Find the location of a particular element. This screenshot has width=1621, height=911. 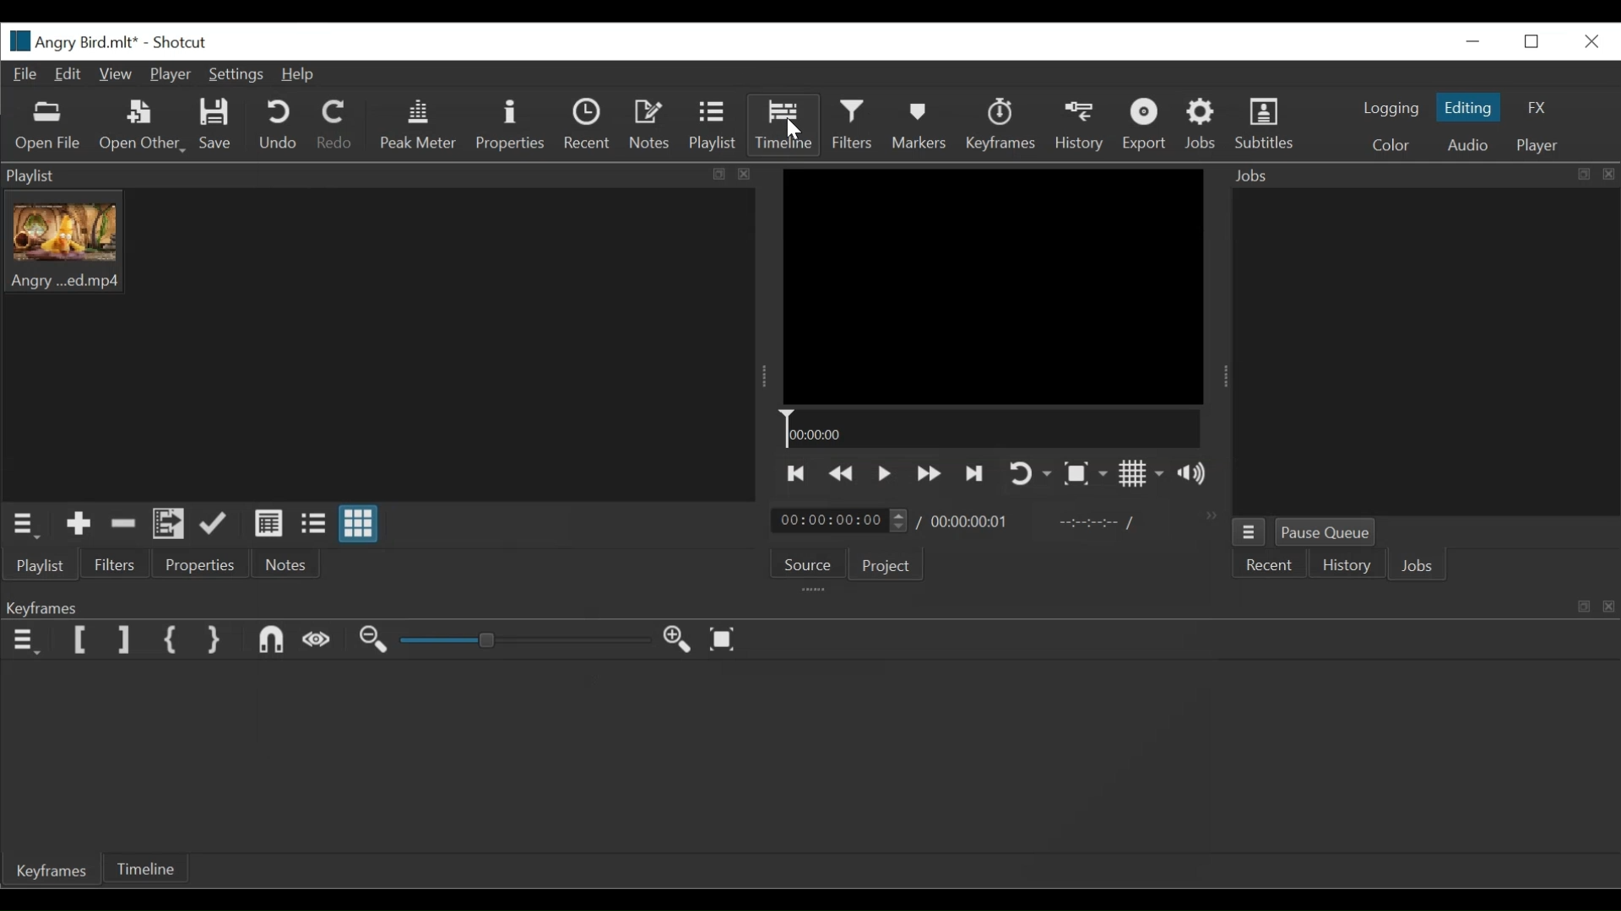

Jobs is located at coordinates (1200, 122).